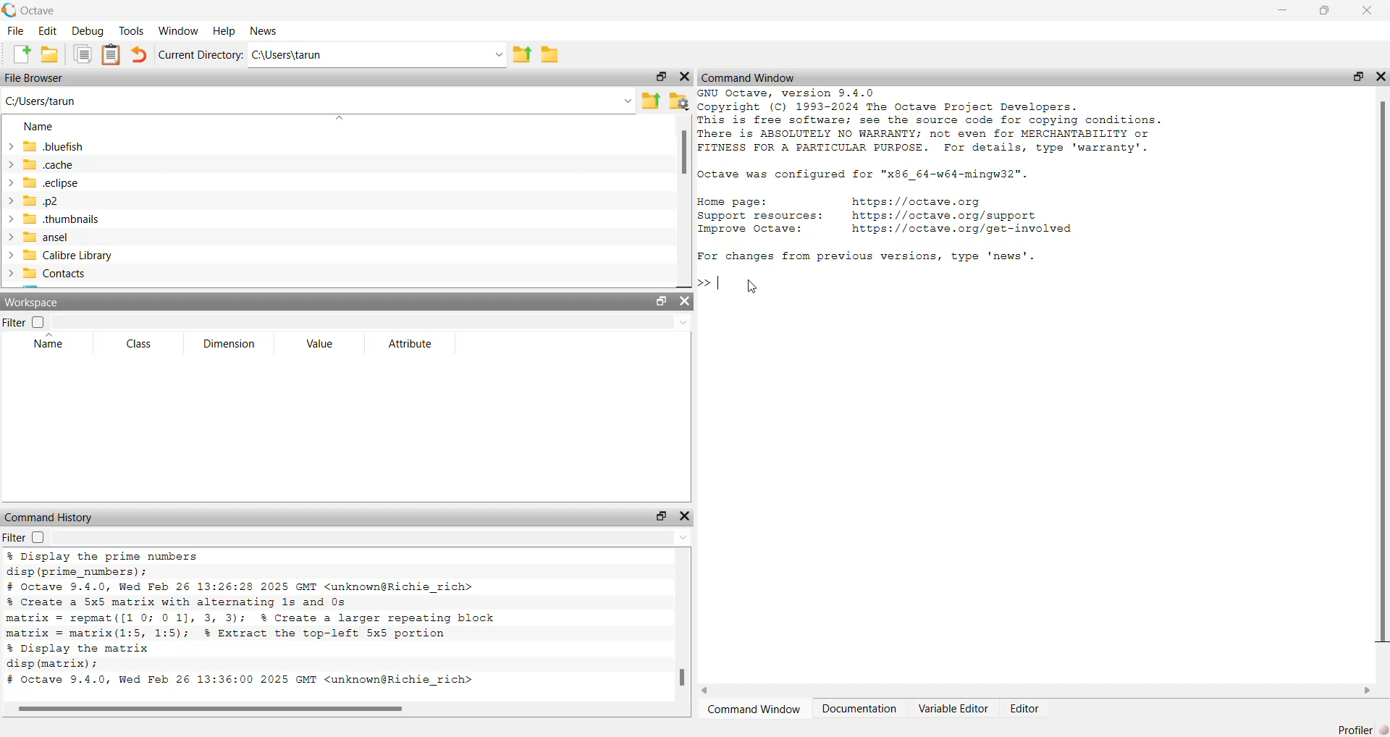 This screenshot has height=737, width=1390. Describe the element at coordinates (1381, 74) in the screenshot. I see `hide widget` at that location.